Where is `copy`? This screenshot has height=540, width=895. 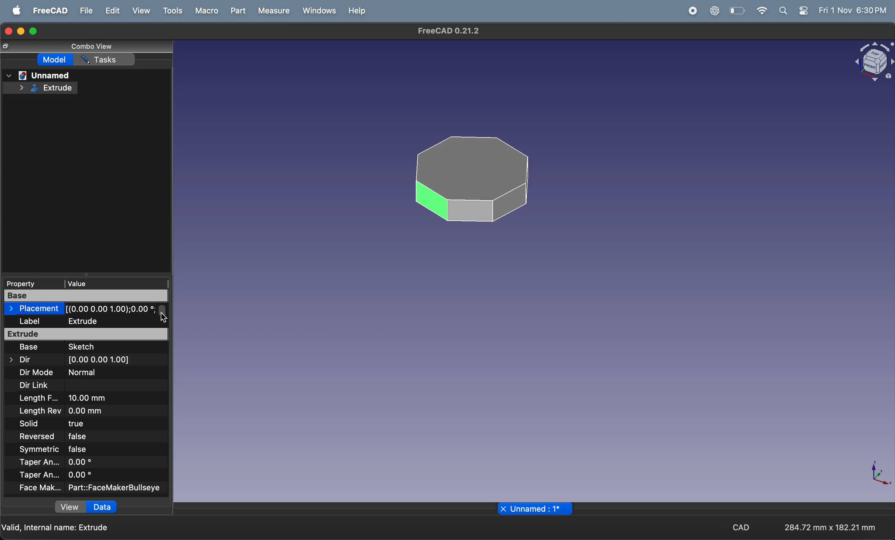
copy is located at coordinates (6, 46).